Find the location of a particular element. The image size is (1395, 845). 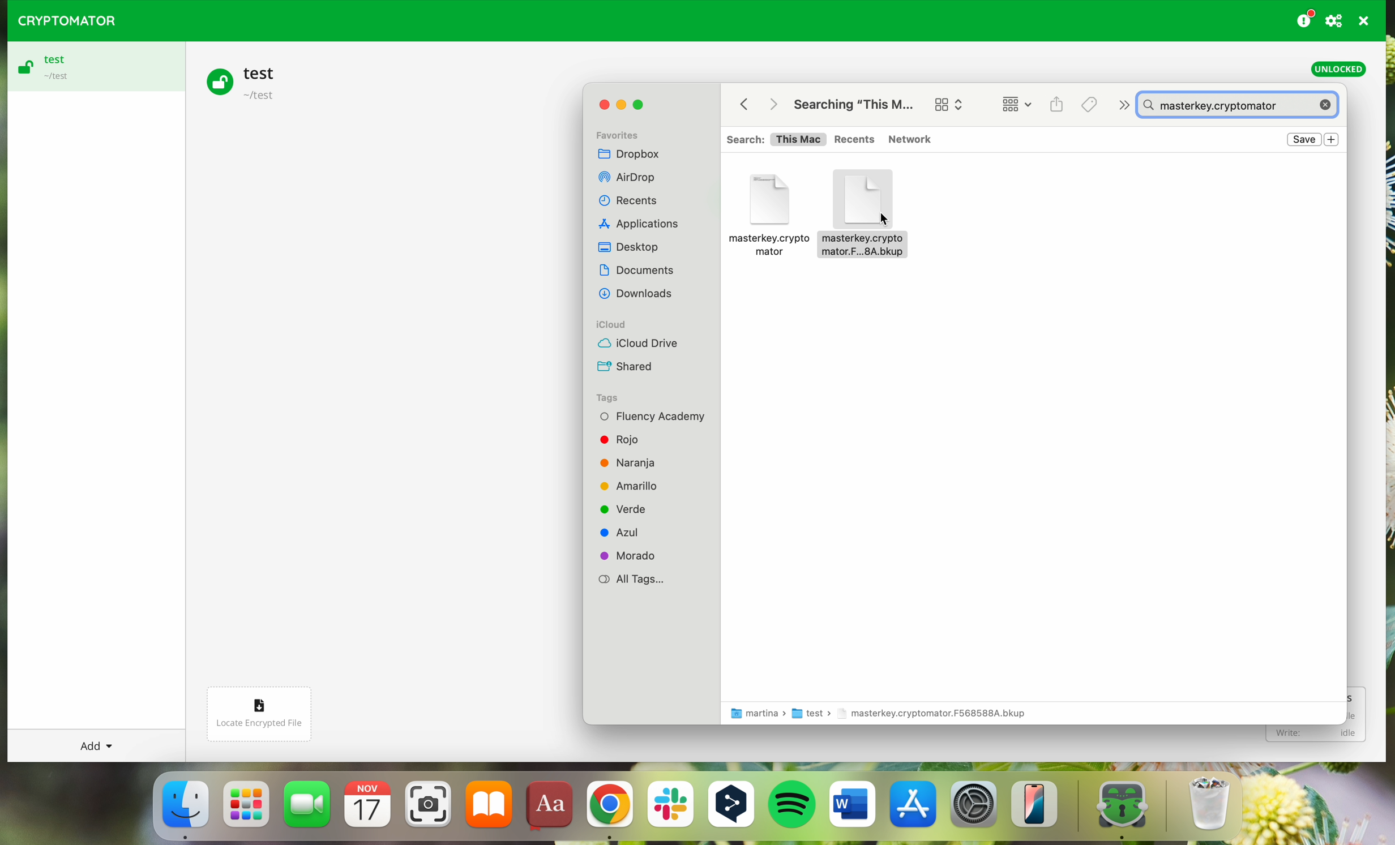

Dekstop is located at coordinates (632, 247).